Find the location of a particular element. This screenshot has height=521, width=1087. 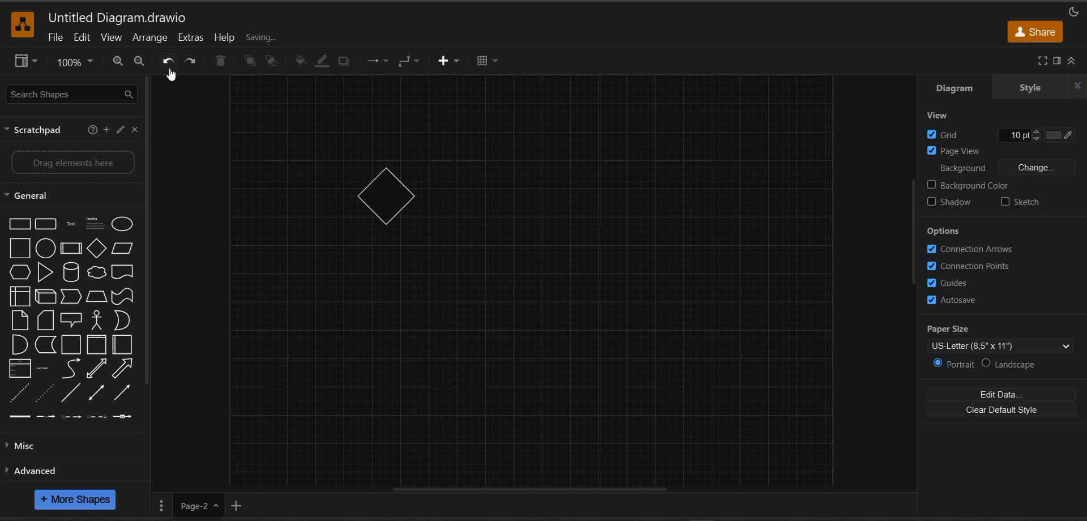

Curves is located at coordinates (72, 368).